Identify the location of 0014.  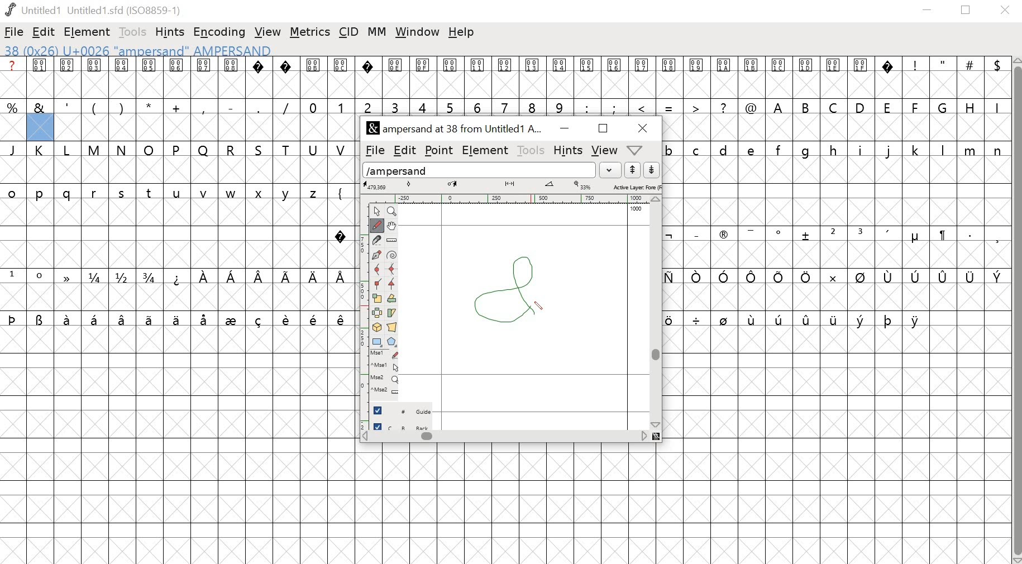
(560, 78).